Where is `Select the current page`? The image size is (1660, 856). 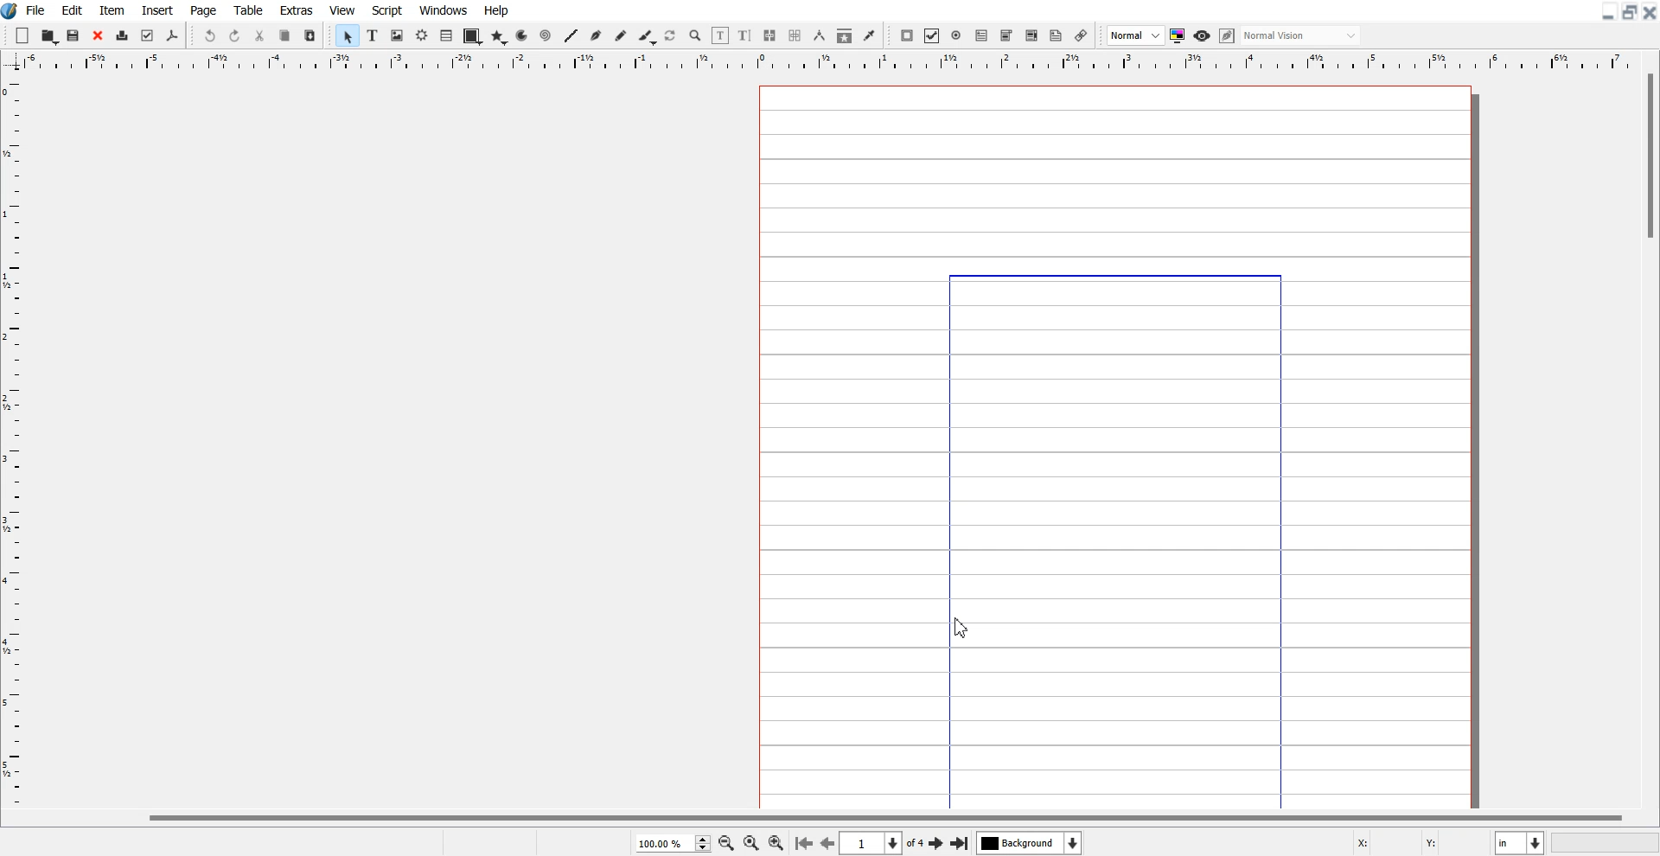
Select the current page is located at coordinates (883, 843).